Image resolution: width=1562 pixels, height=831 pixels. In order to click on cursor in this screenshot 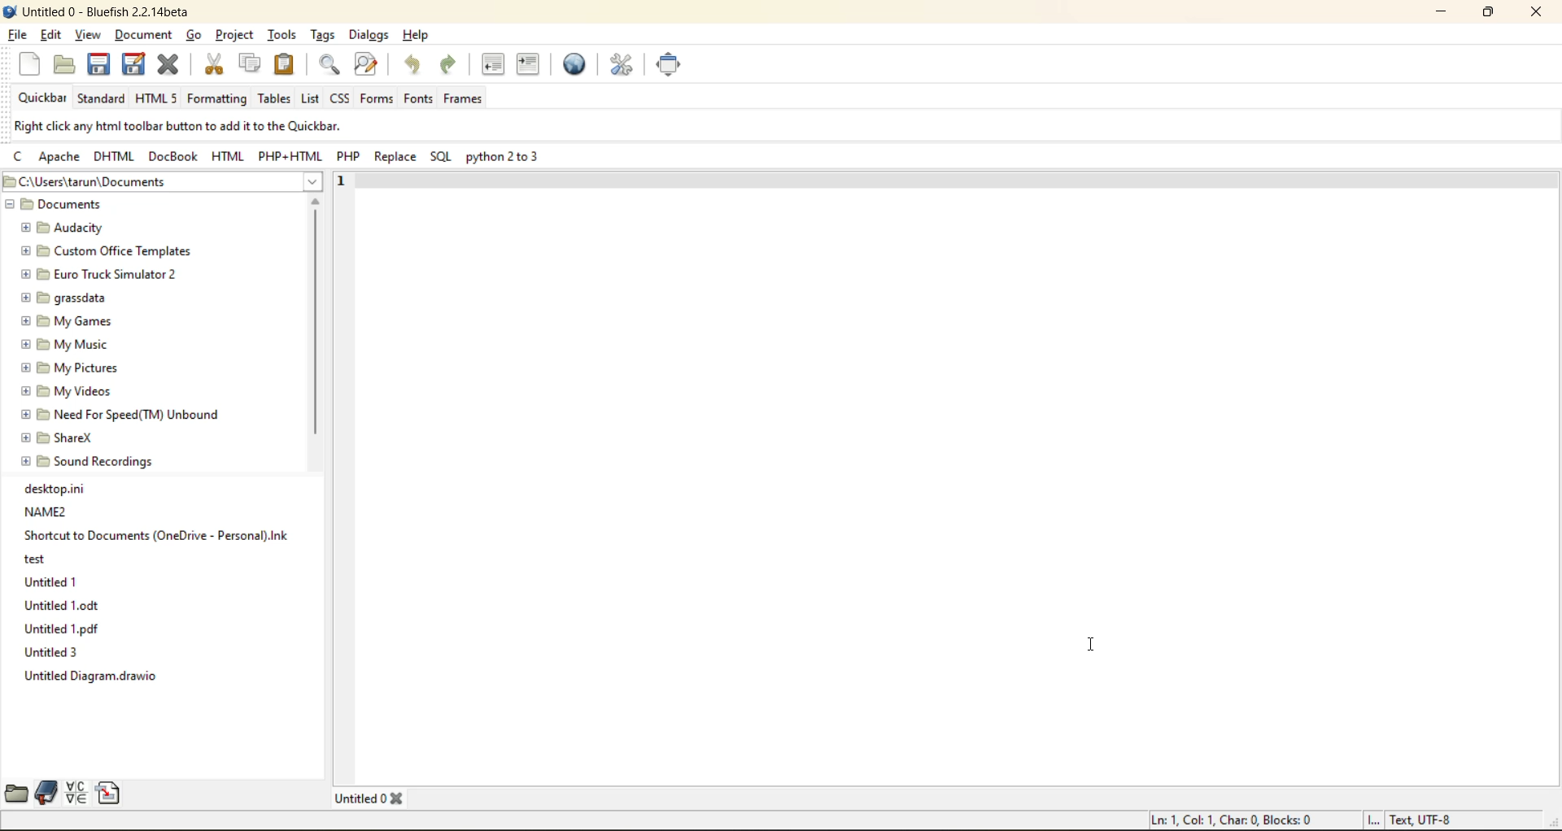, I will do `click(1099, 654)`.